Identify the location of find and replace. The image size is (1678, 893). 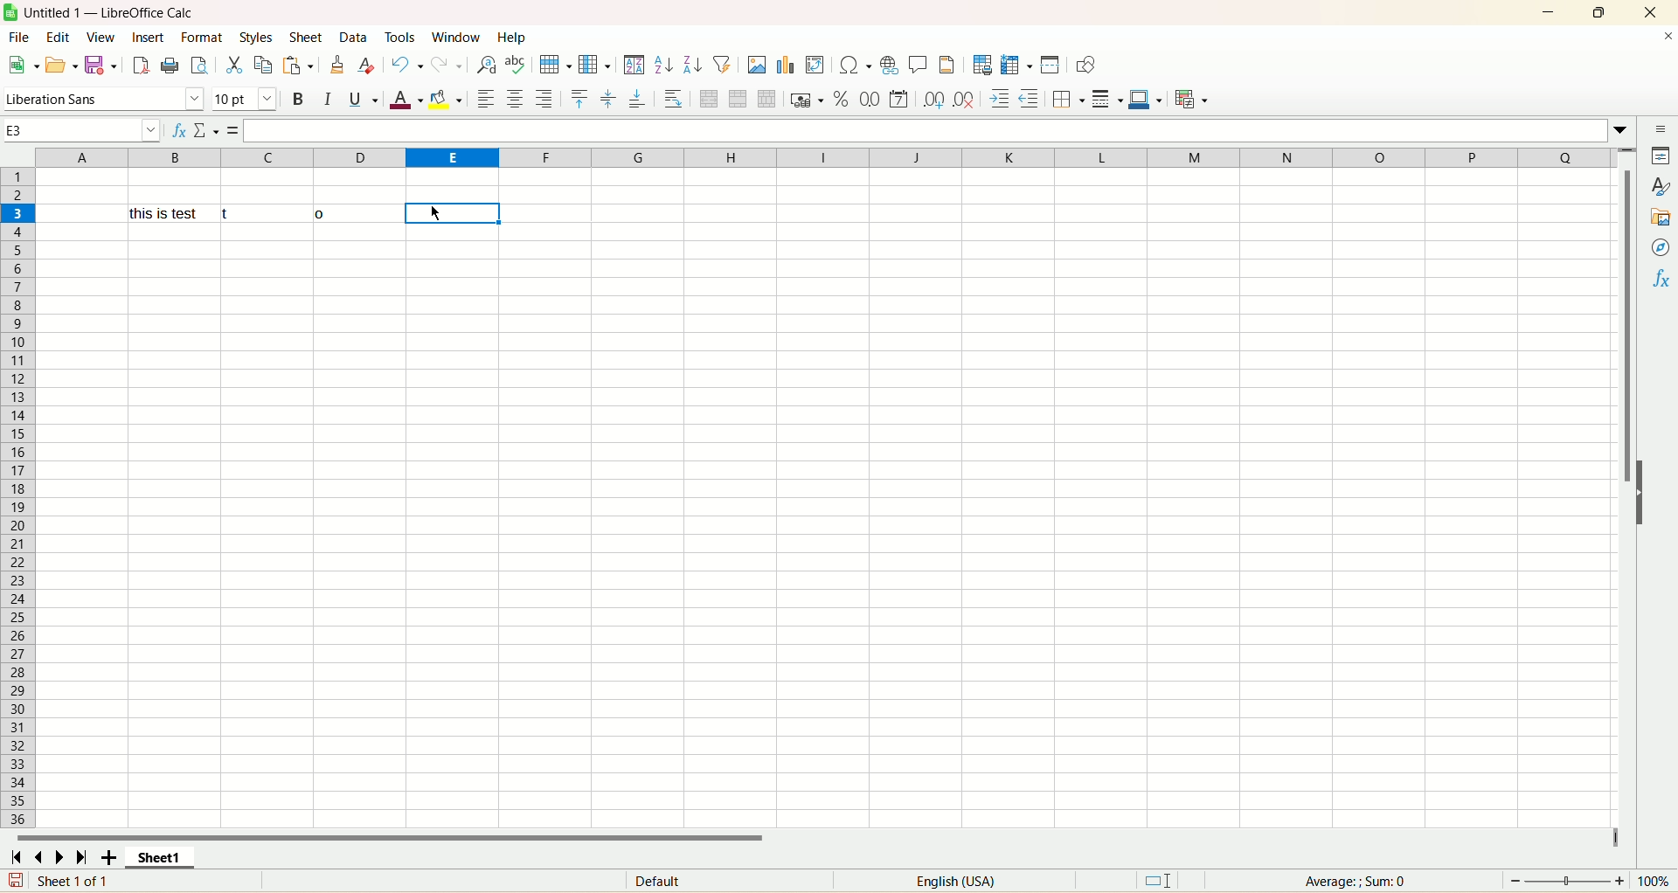
(485, 64).